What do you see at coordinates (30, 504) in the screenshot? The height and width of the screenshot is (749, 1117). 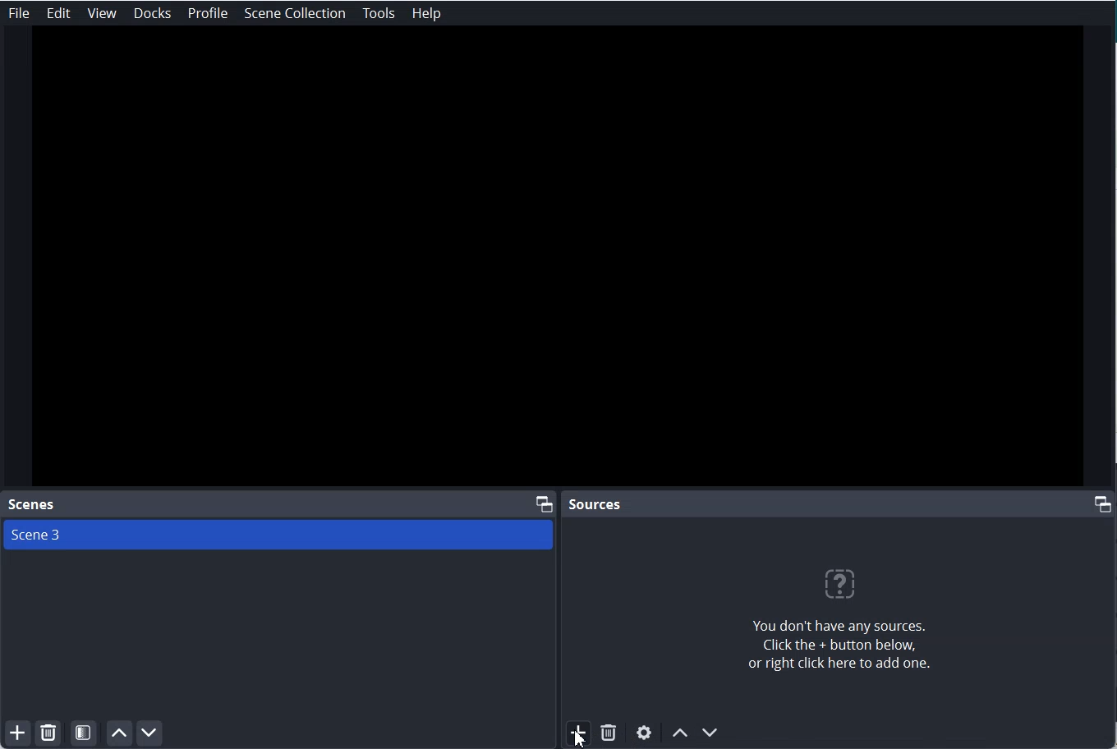 I see `Scenes` at bounding box center [30, 504].